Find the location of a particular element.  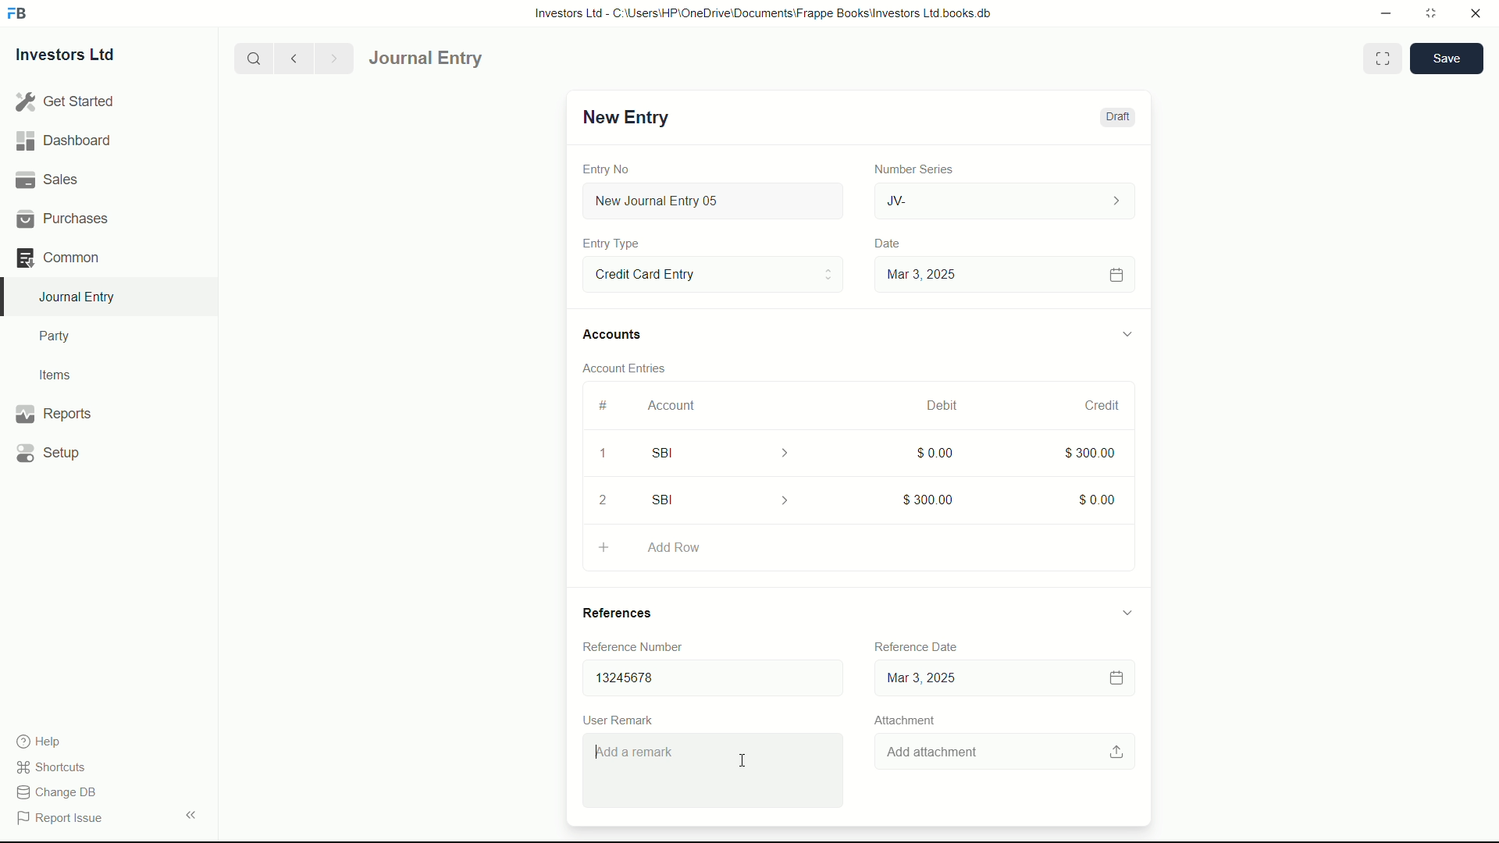

Next is located at coordinates (331, 58).